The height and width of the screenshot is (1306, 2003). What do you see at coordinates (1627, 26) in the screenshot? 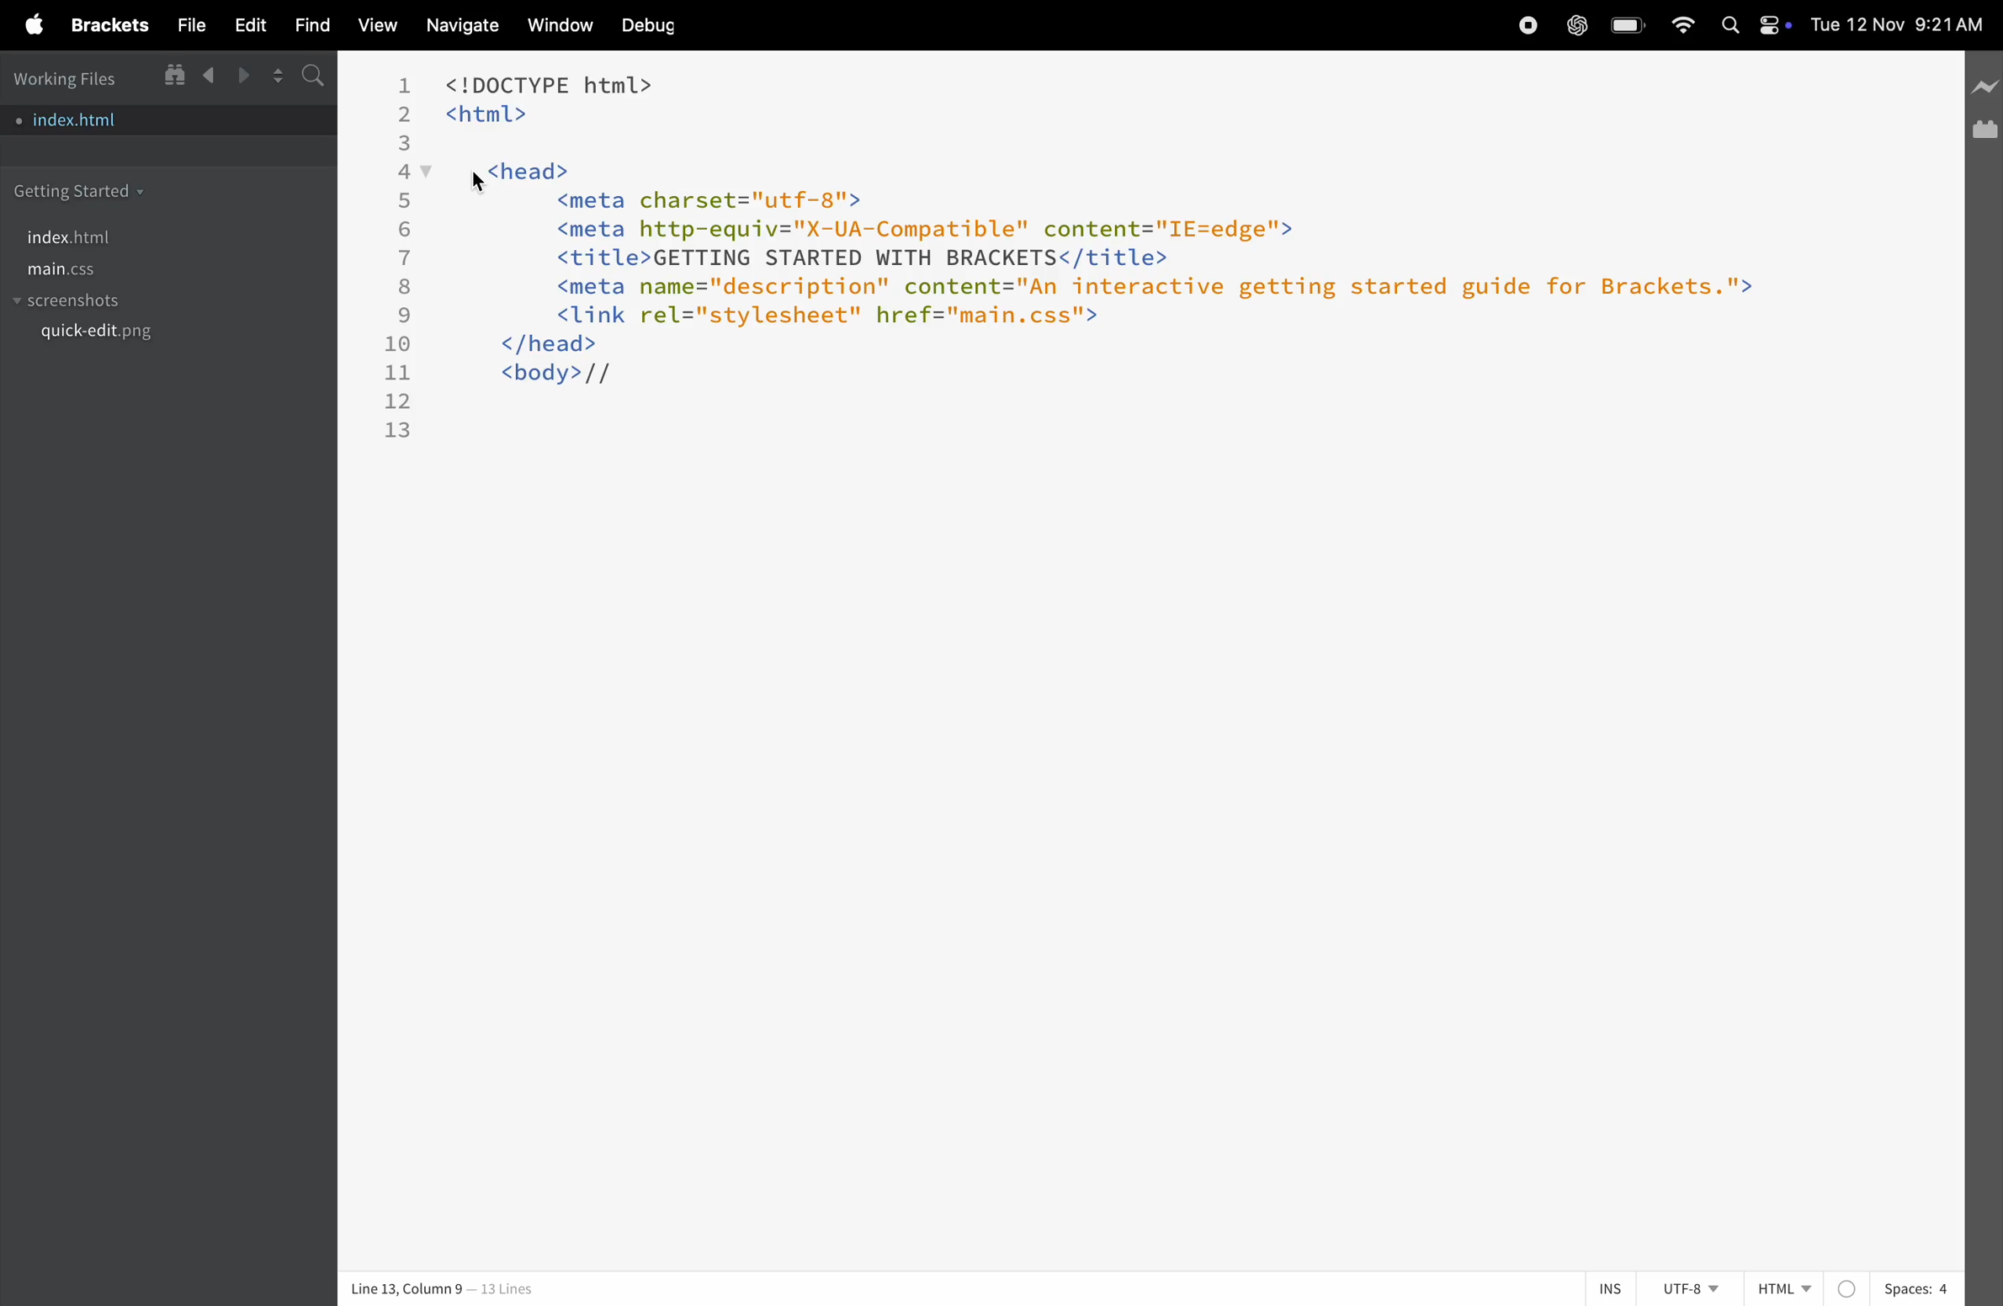
I see `battery` at bounding box center [1627, 26].